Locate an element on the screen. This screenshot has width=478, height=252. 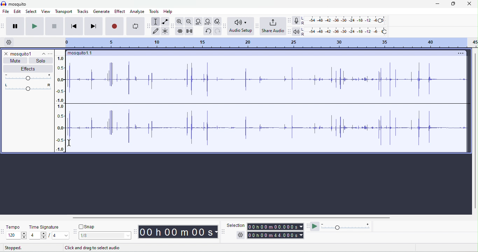
options is located at coordinates (241, 234).